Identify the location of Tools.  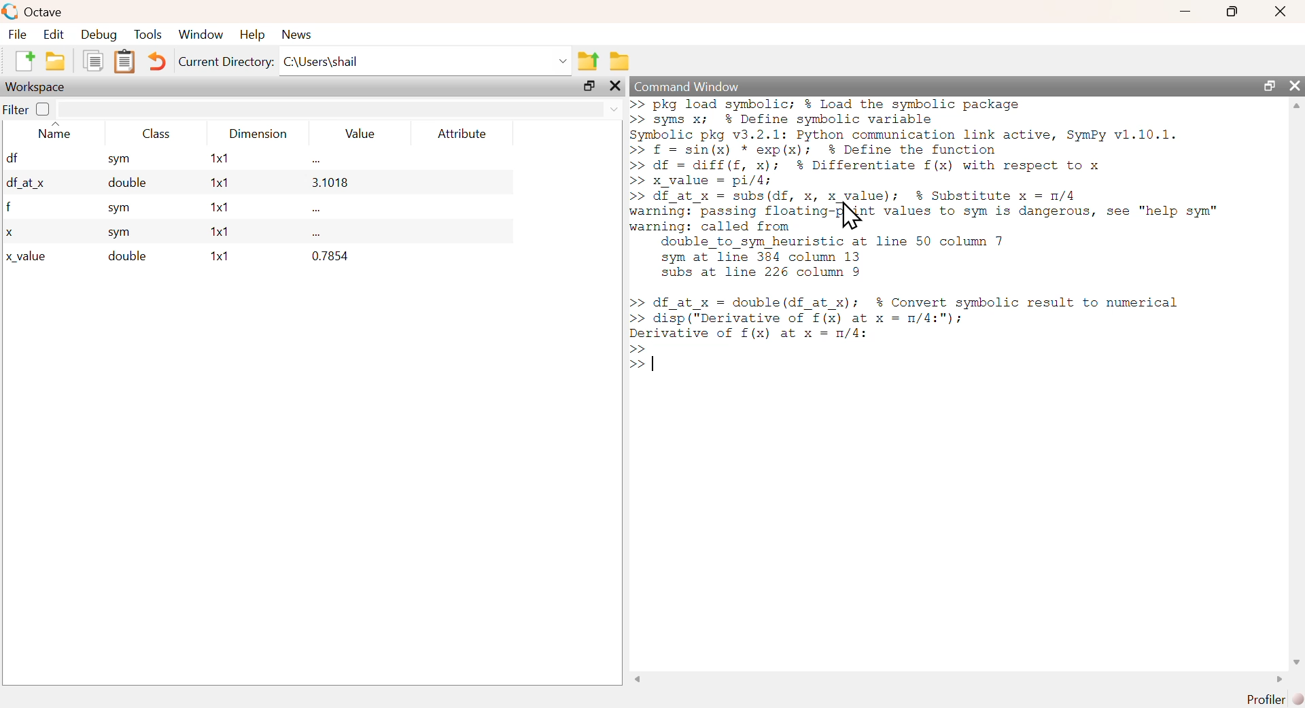
(149, 35).